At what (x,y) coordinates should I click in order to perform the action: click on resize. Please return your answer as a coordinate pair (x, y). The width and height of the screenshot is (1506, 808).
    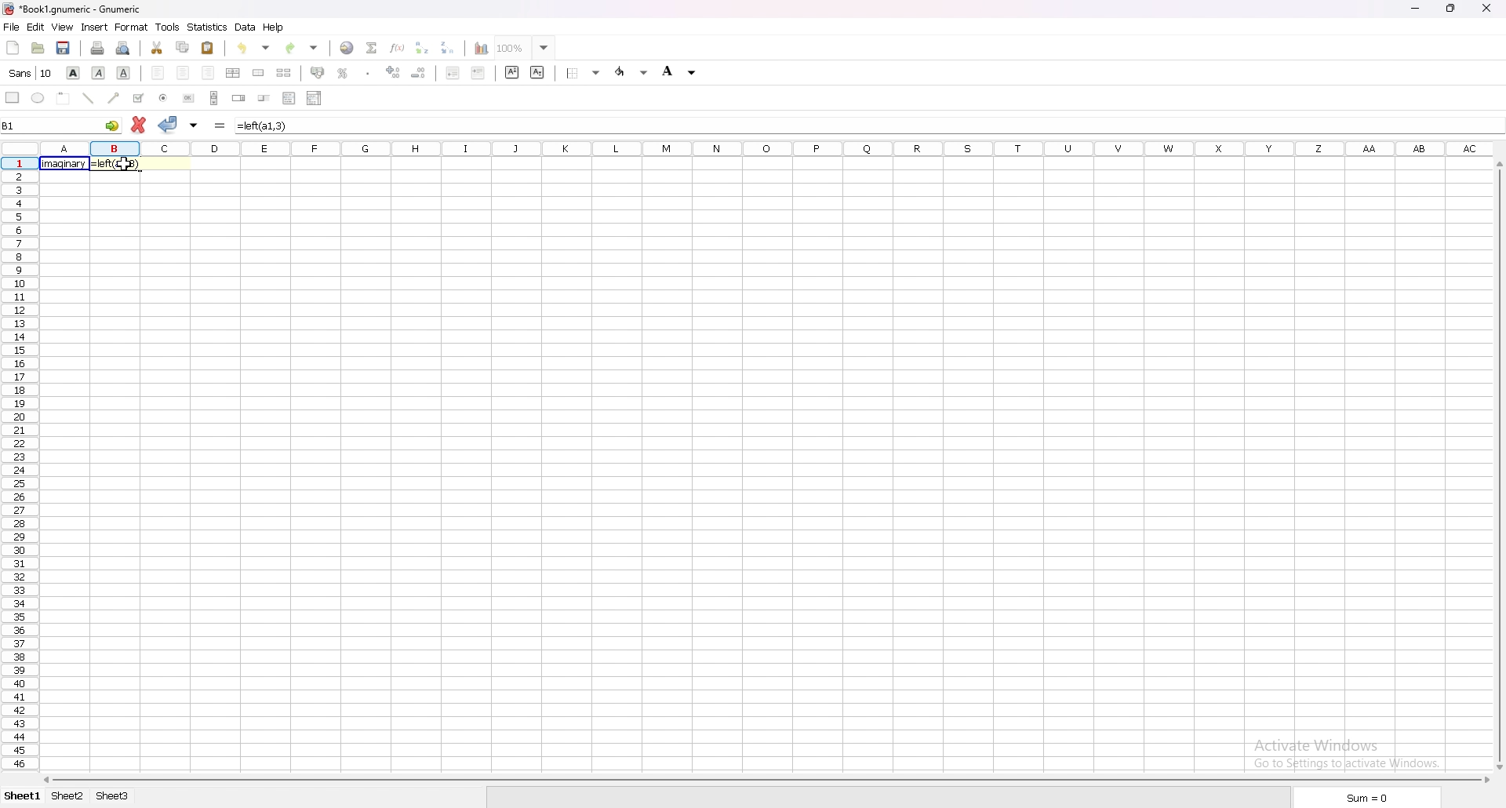
    Looking at the image, I should click on (1452, 9).